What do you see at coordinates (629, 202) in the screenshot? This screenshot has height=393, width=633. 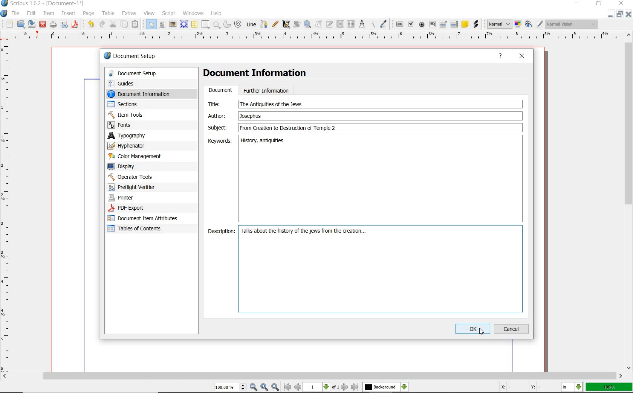 I see `scrollbar` at bounding box center [629, 202].